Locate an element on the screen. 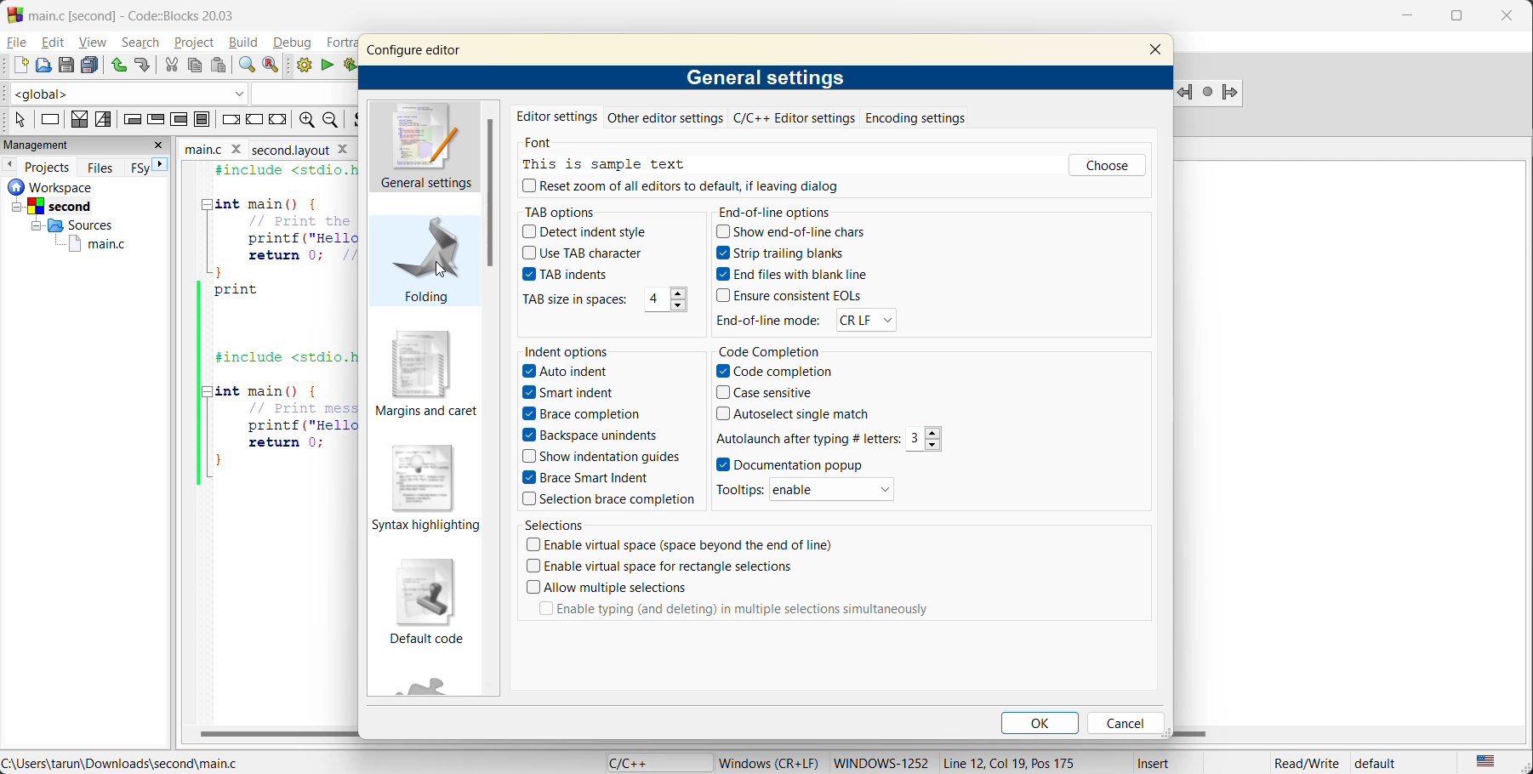 The width and height of the screenshot is (1533, 774). 3 is located at coordinates (923, 440).